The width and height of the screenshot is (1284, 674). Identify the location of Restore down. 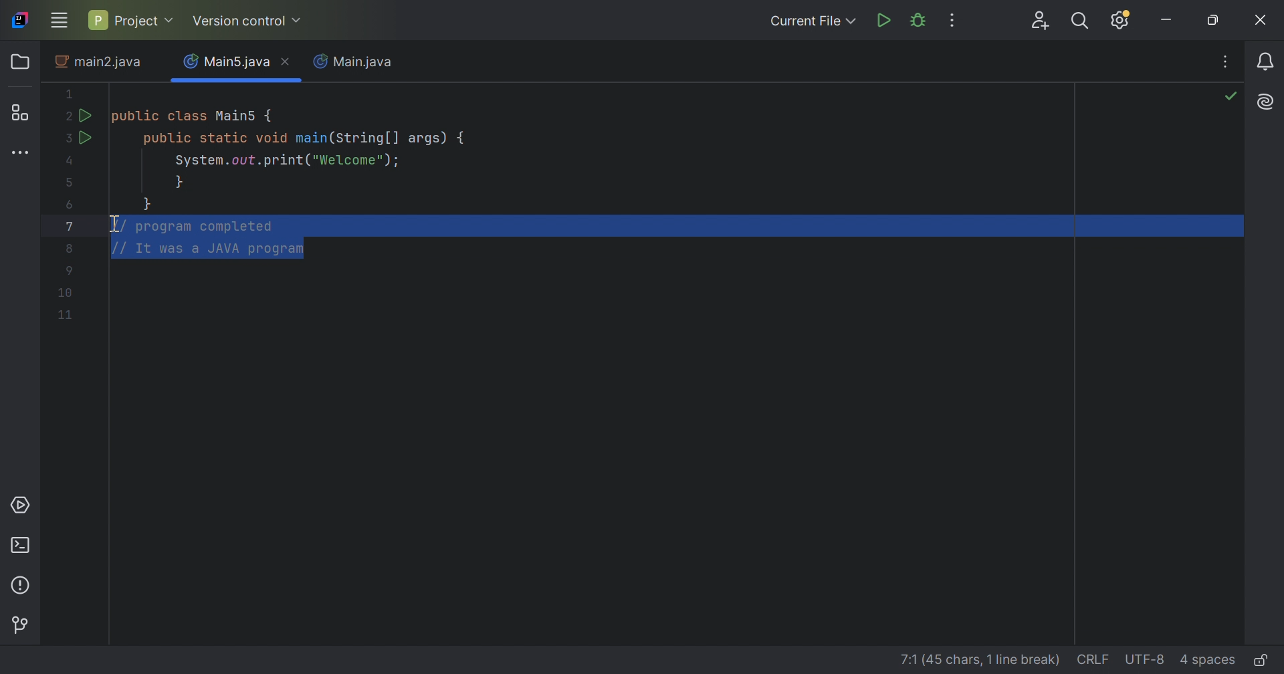
(1216, 21).